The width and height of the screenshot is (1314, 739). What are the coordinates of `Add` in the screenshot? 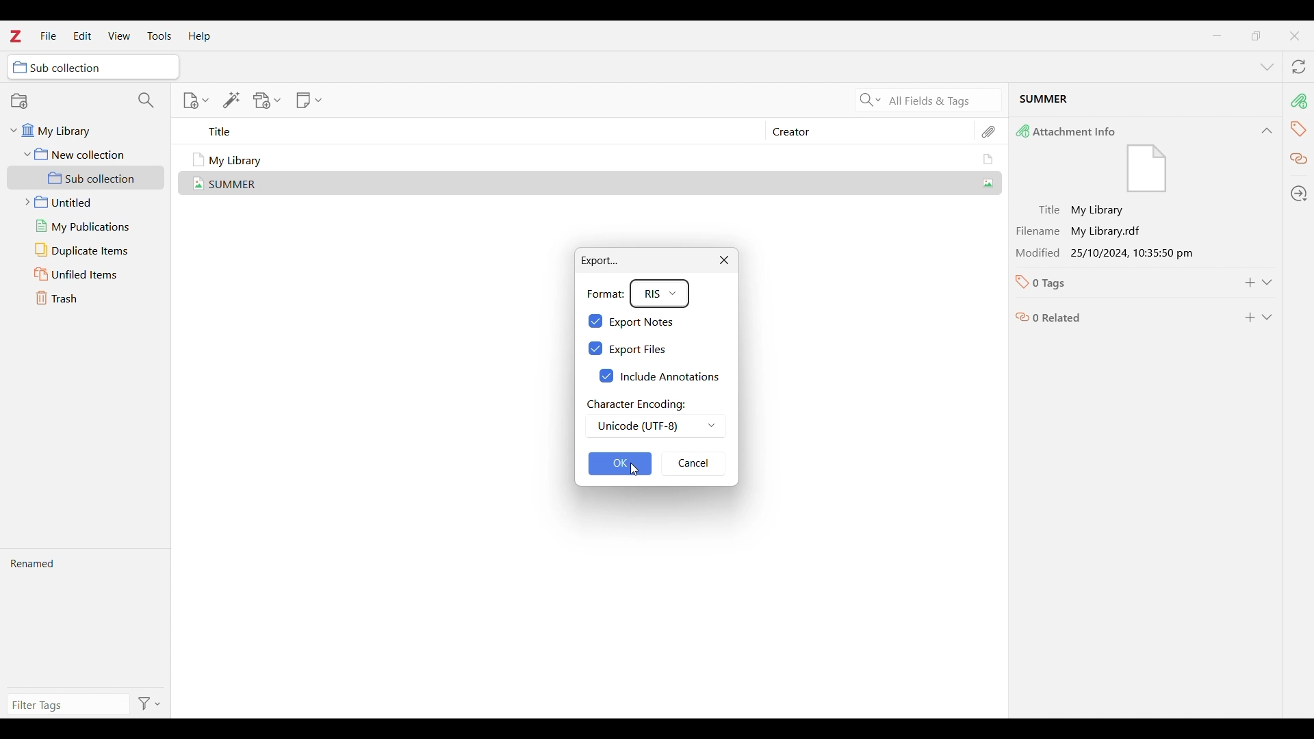 It's located at (1250, 283).